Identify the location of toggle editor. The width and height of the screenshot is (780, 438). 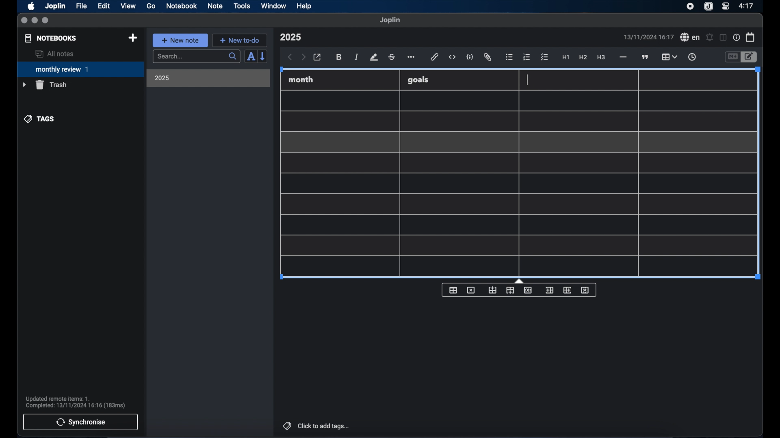
(732, 57).